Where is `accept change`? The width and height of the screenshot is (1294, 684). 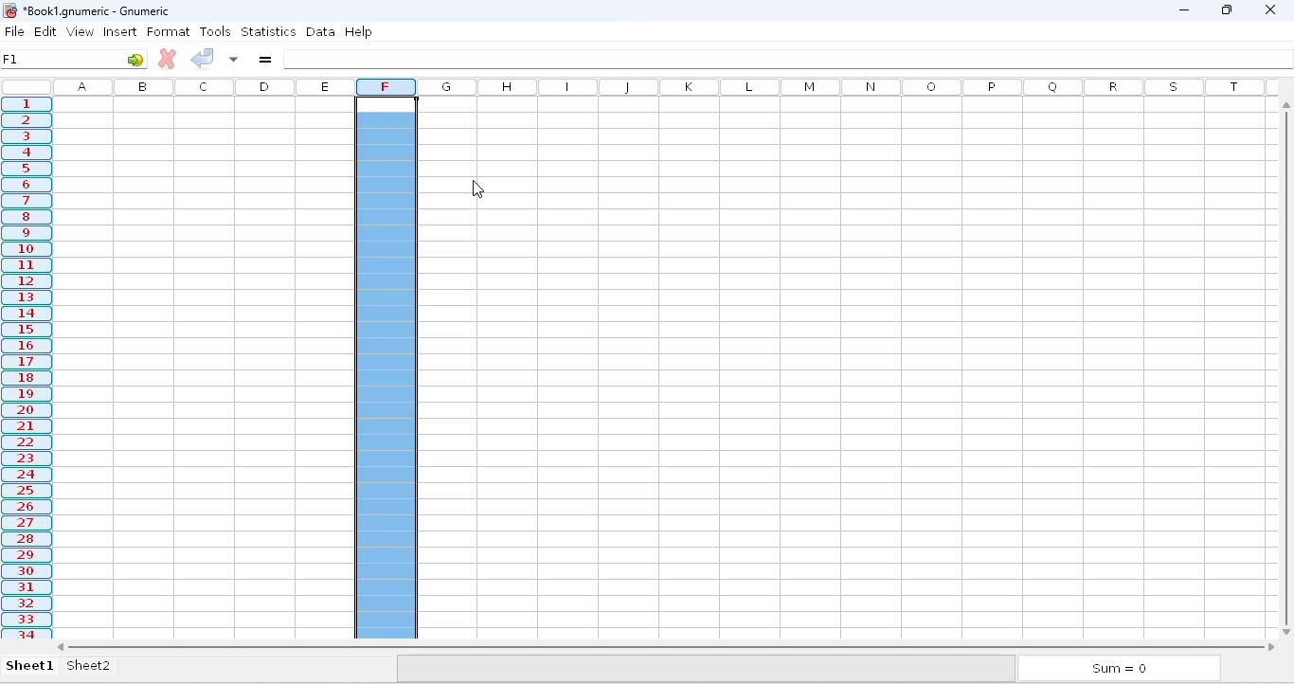
accept change is located at coordinates (202, 58).